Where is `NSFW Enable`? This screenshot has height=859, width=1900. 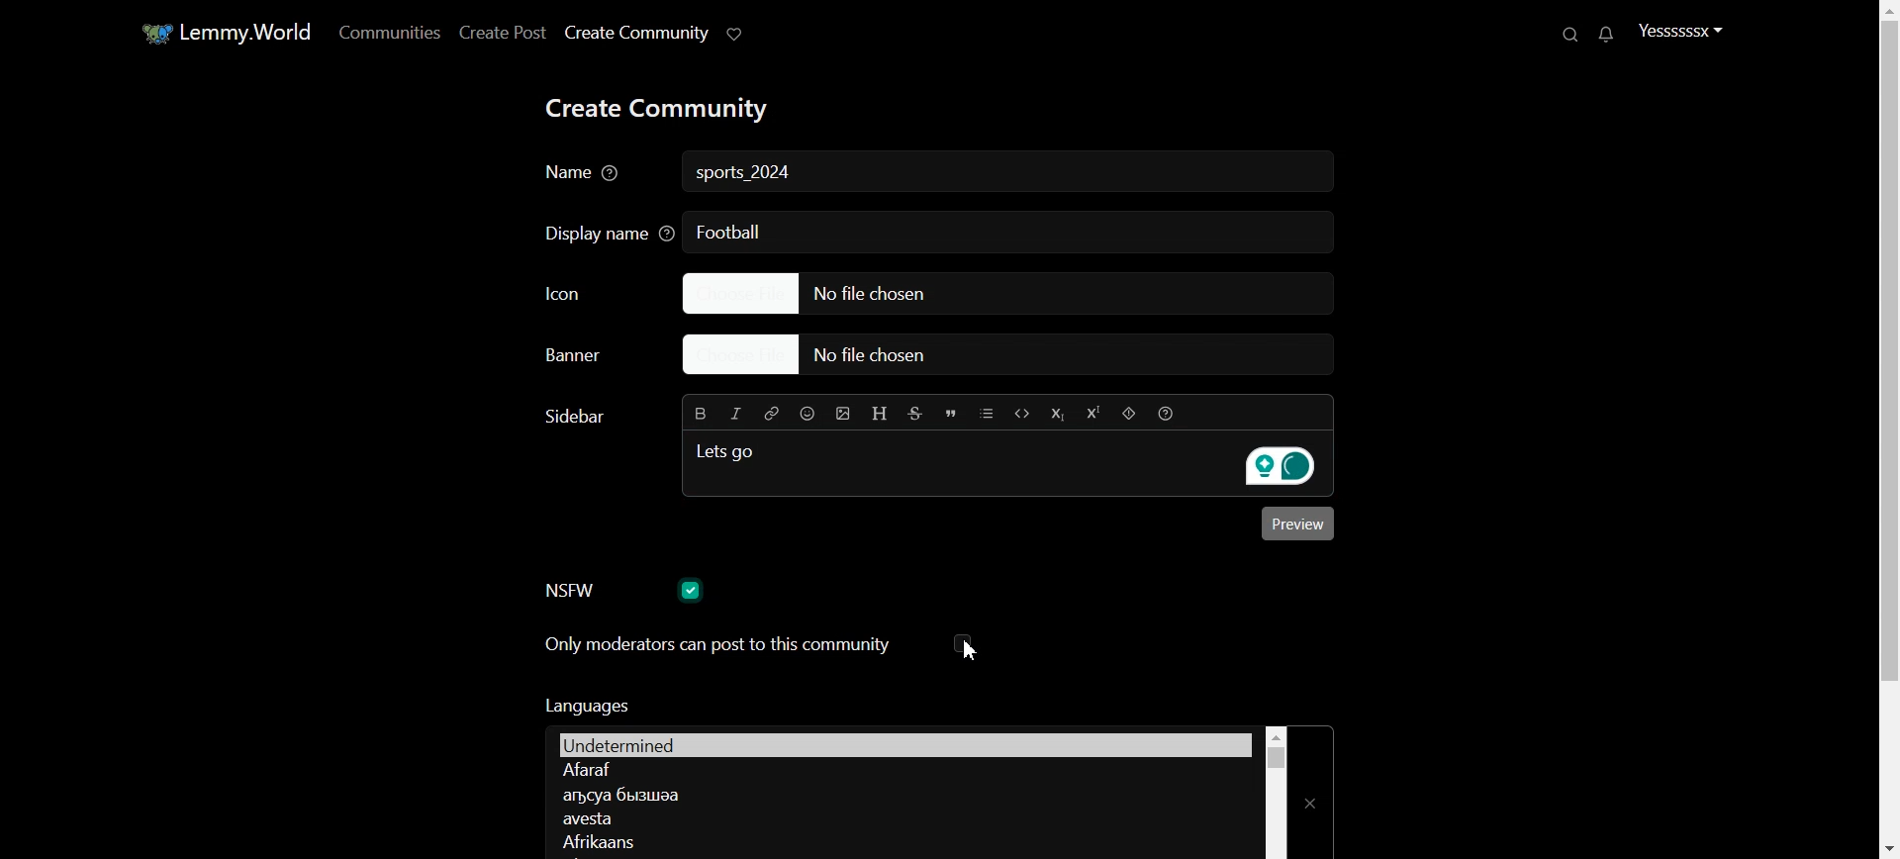 NSFW Enable is located at coordinates (625, 593).